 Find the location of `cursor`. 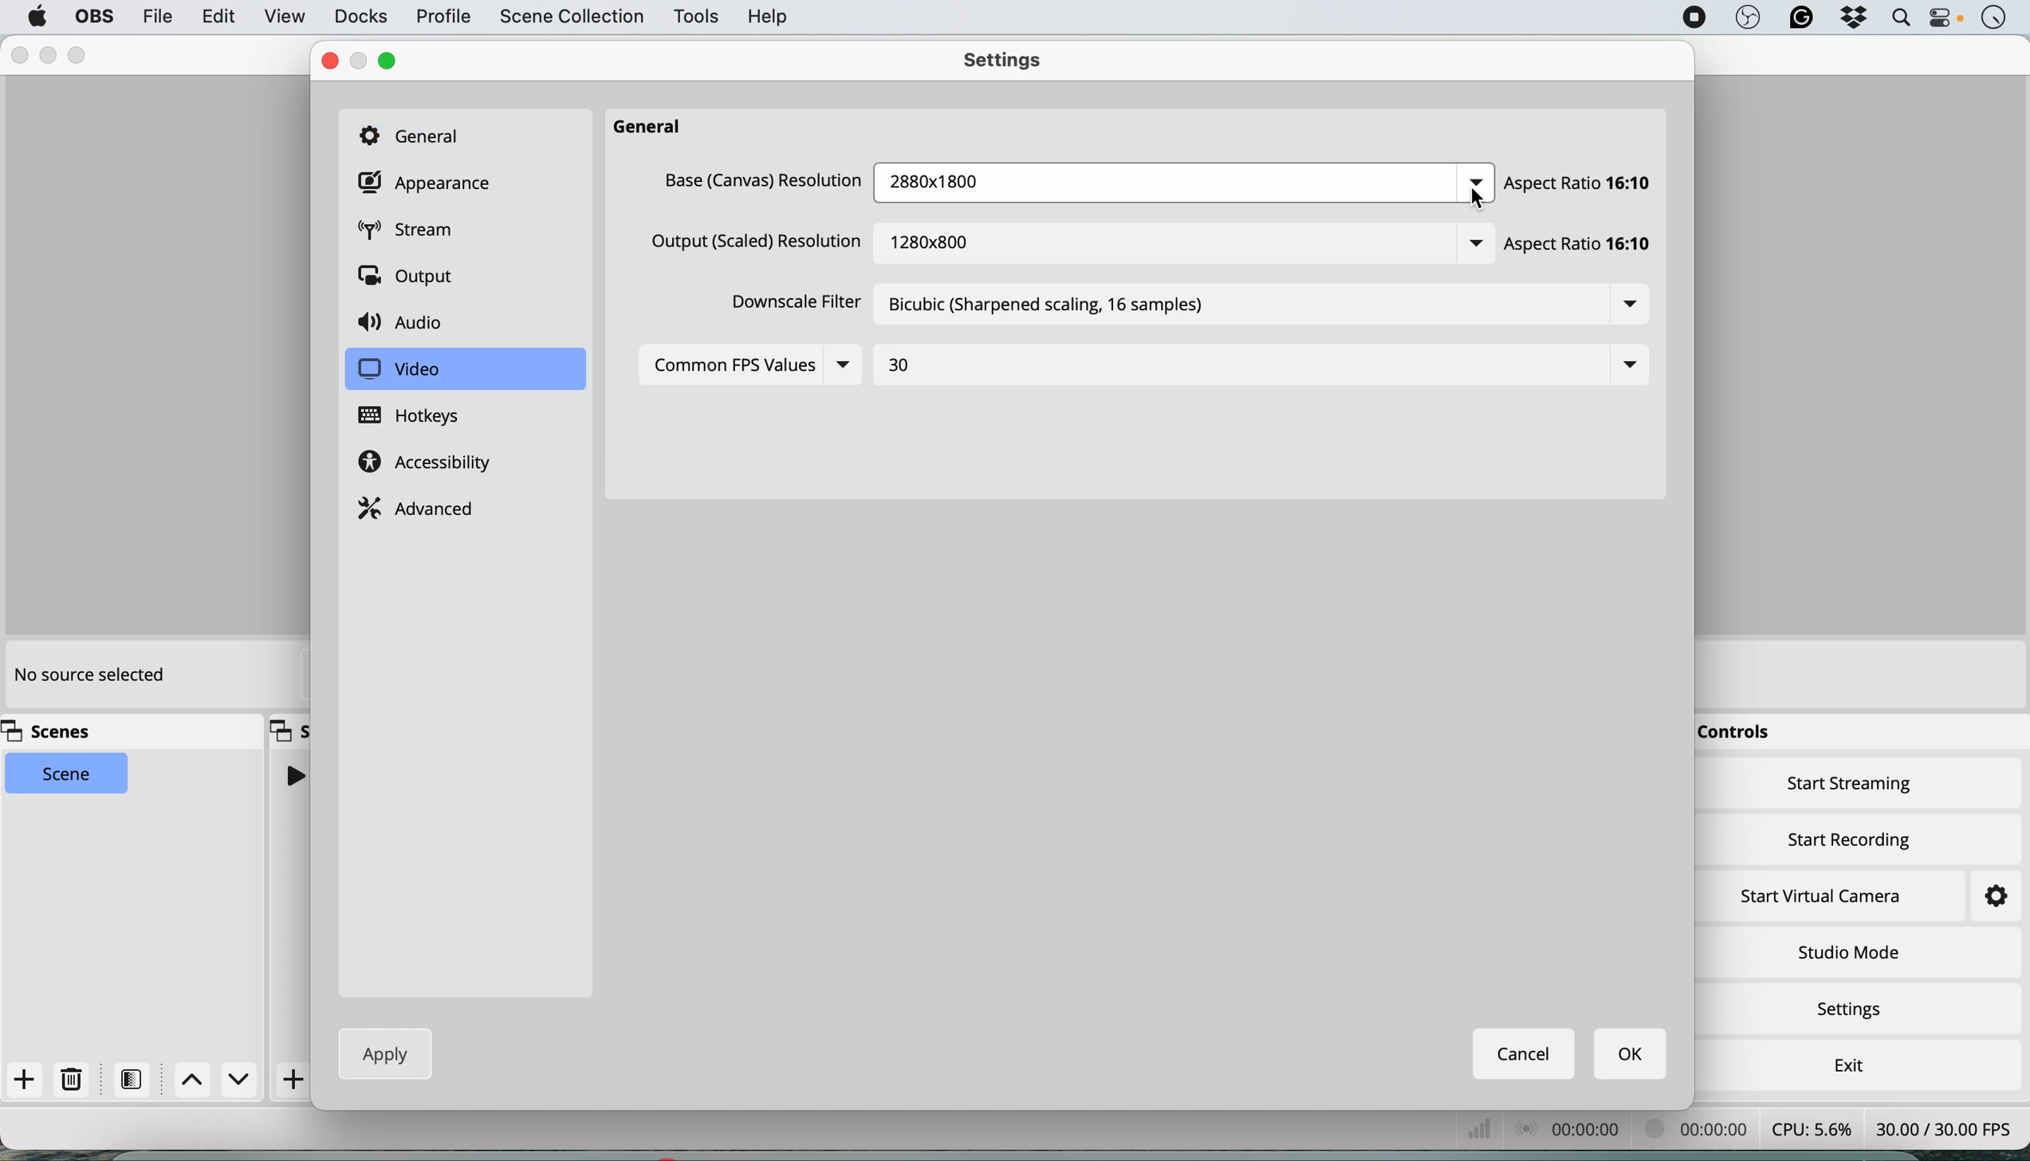

cursor is located at coordinates (1480, 199).